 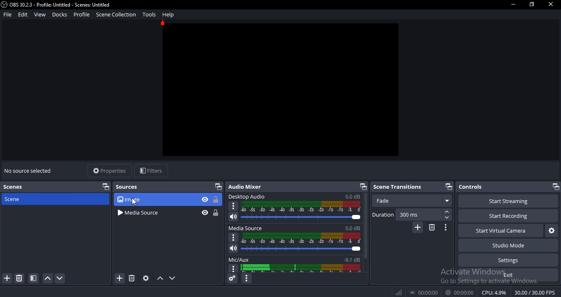 What do you see at coordinates (152, 199) in the screenshot?
I see `image` at bounding box center [152, 199].